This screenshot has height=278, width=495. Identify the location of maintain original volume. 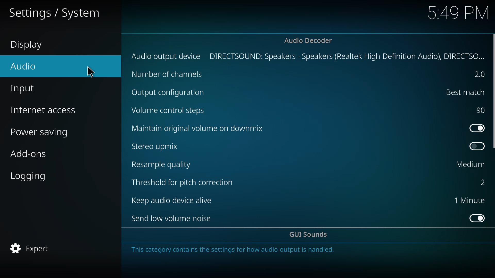
(200, 128).